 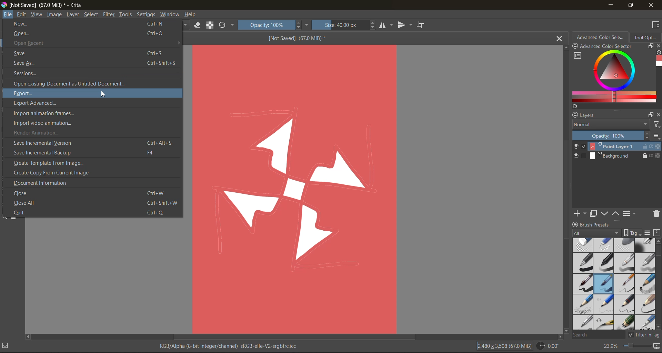 I want to click on mask up, so click(x=616, y=213).